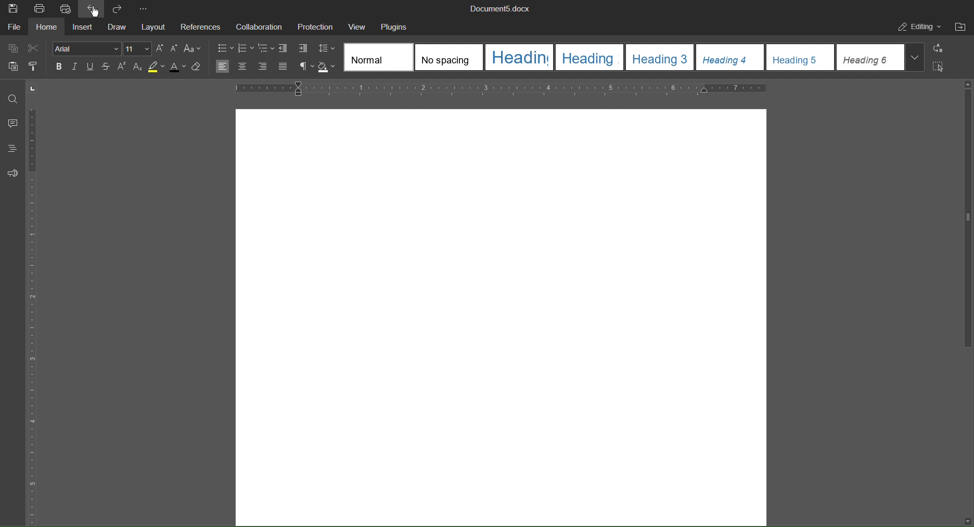  I want to click on Highlight, so click(157, 67).